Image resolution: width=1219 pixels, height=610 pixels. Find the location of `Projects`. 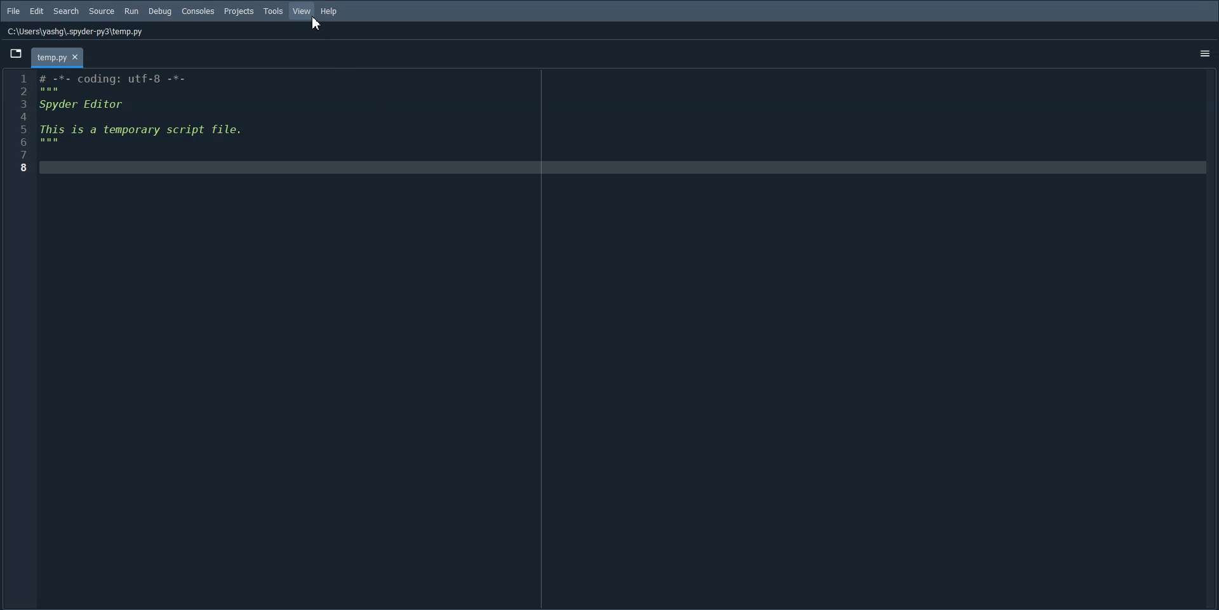

Projects is located at coordinates (239, 11).